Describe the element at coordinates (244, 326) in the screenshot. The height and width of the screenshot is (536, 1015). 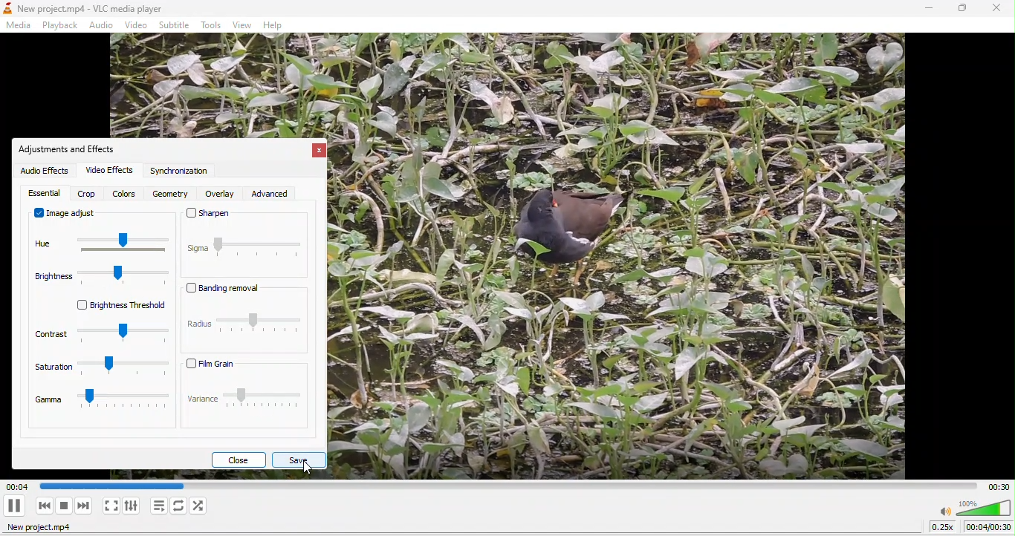
I see `radius` at that location.